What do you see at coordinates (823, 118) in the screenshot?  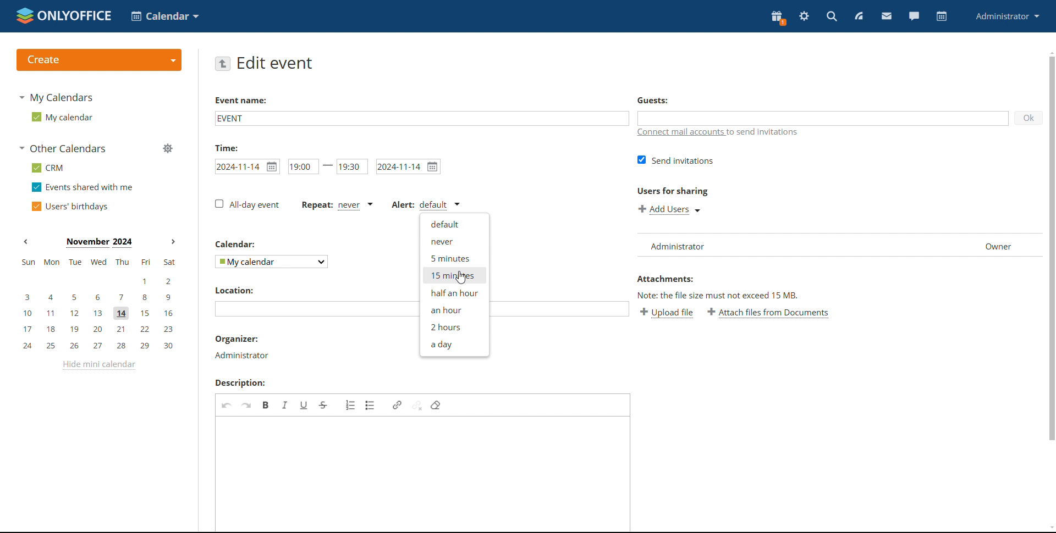 I see `add guests` at bounding box center [823, 118].